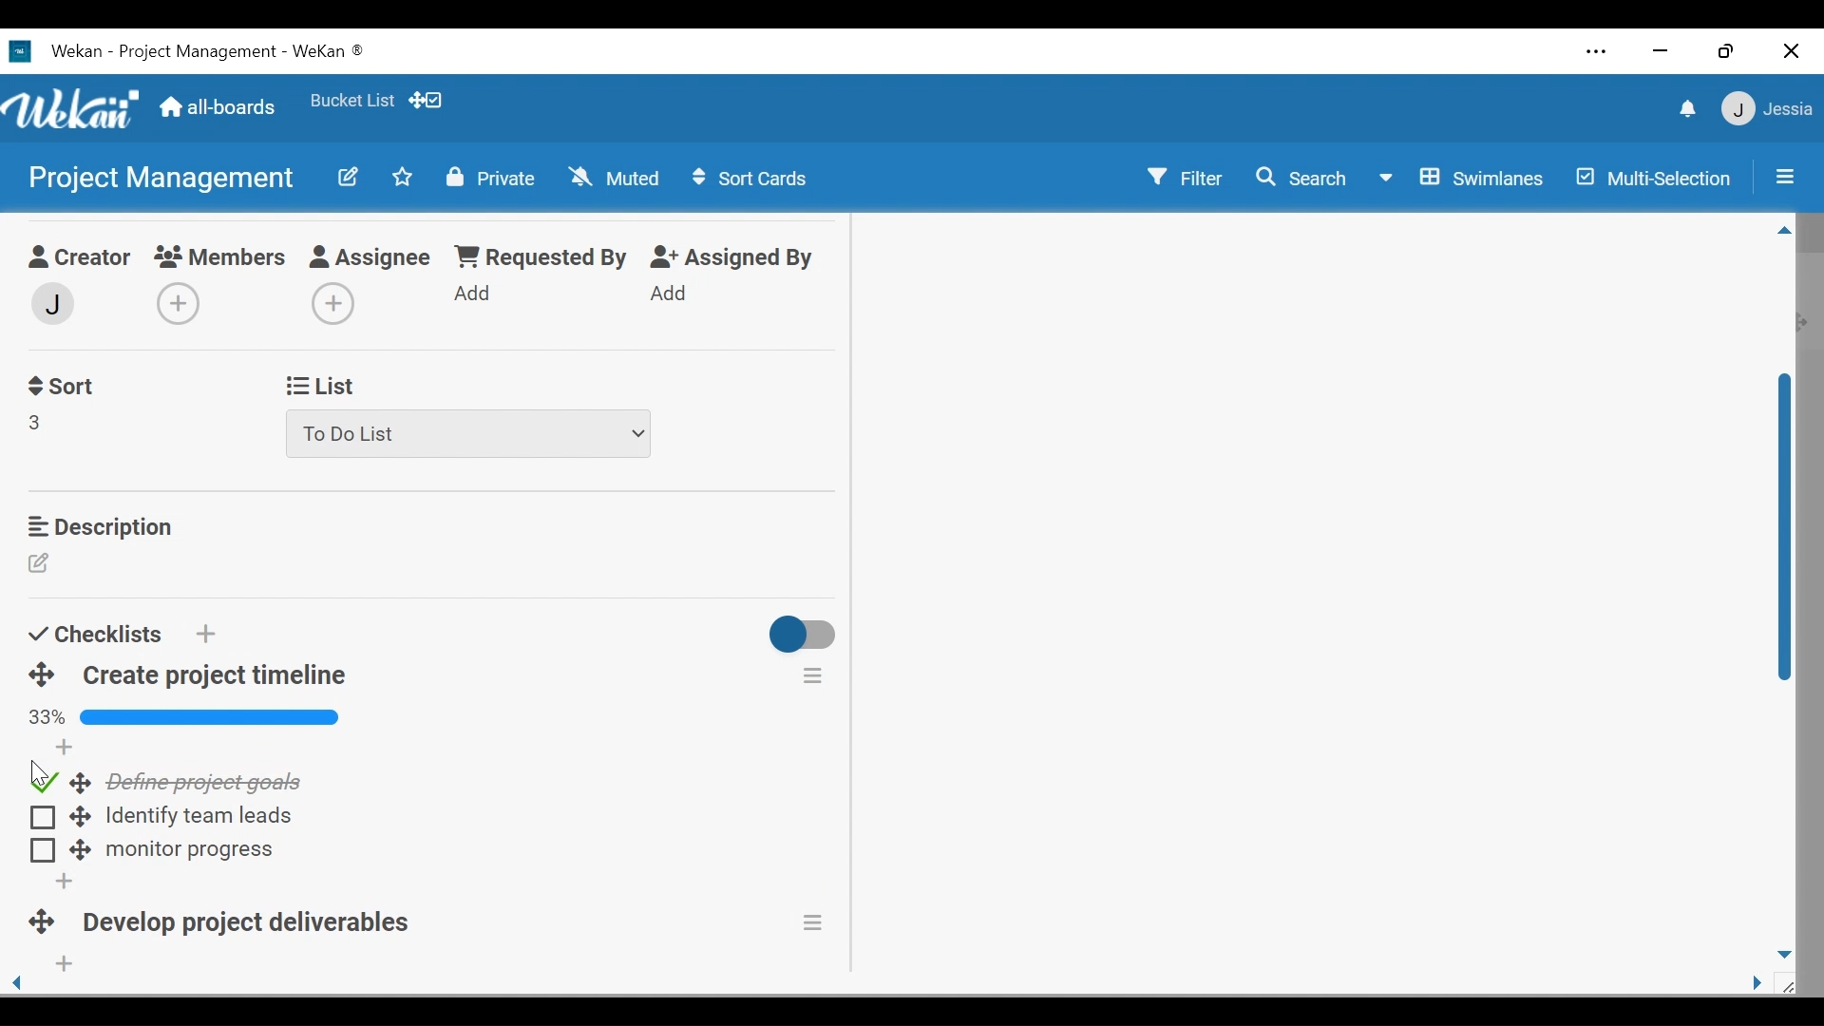  What do you see at coordinates (1786, 950) in the screenshot?
I see `page down` at bounding box center [1786, 950].